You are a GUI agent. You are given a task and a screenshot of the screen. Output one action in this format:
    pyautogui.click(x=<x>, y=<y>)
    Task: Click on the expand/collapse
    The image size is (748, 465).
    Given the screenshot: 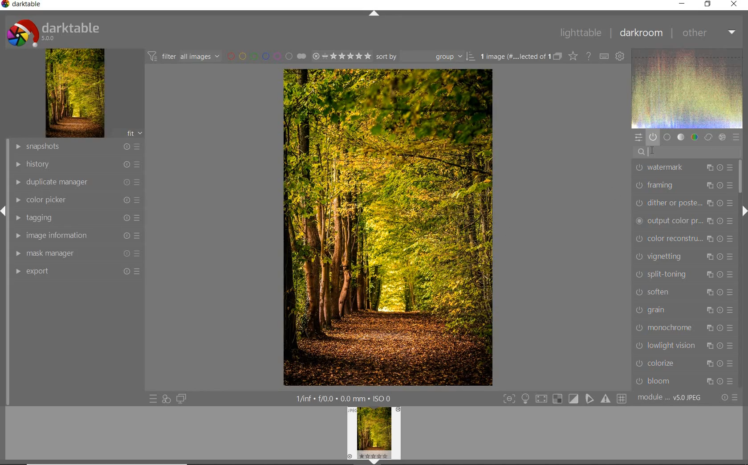 What is the action you would take?
    pyautogui.click(x=742, y=211)
    